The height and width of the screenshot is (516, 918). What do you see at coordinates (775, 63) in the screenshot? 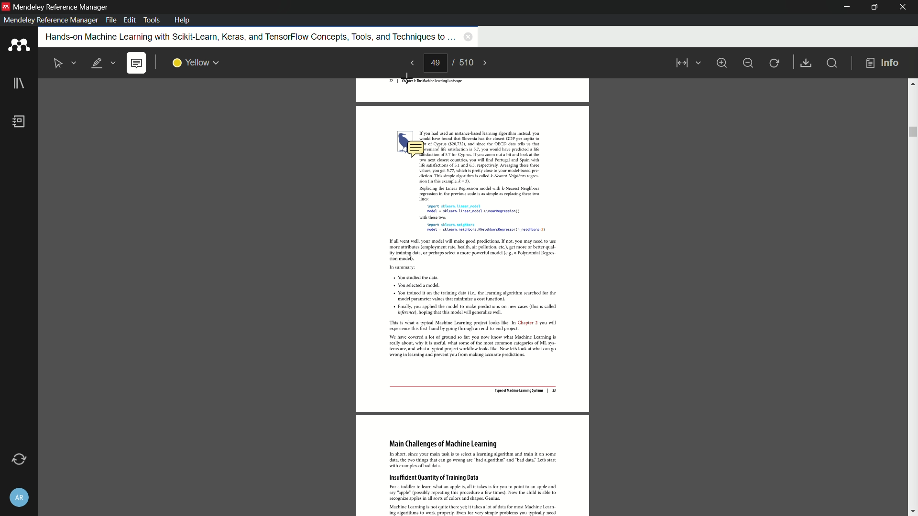
I see `refresh` at bounding box center [775, 63].